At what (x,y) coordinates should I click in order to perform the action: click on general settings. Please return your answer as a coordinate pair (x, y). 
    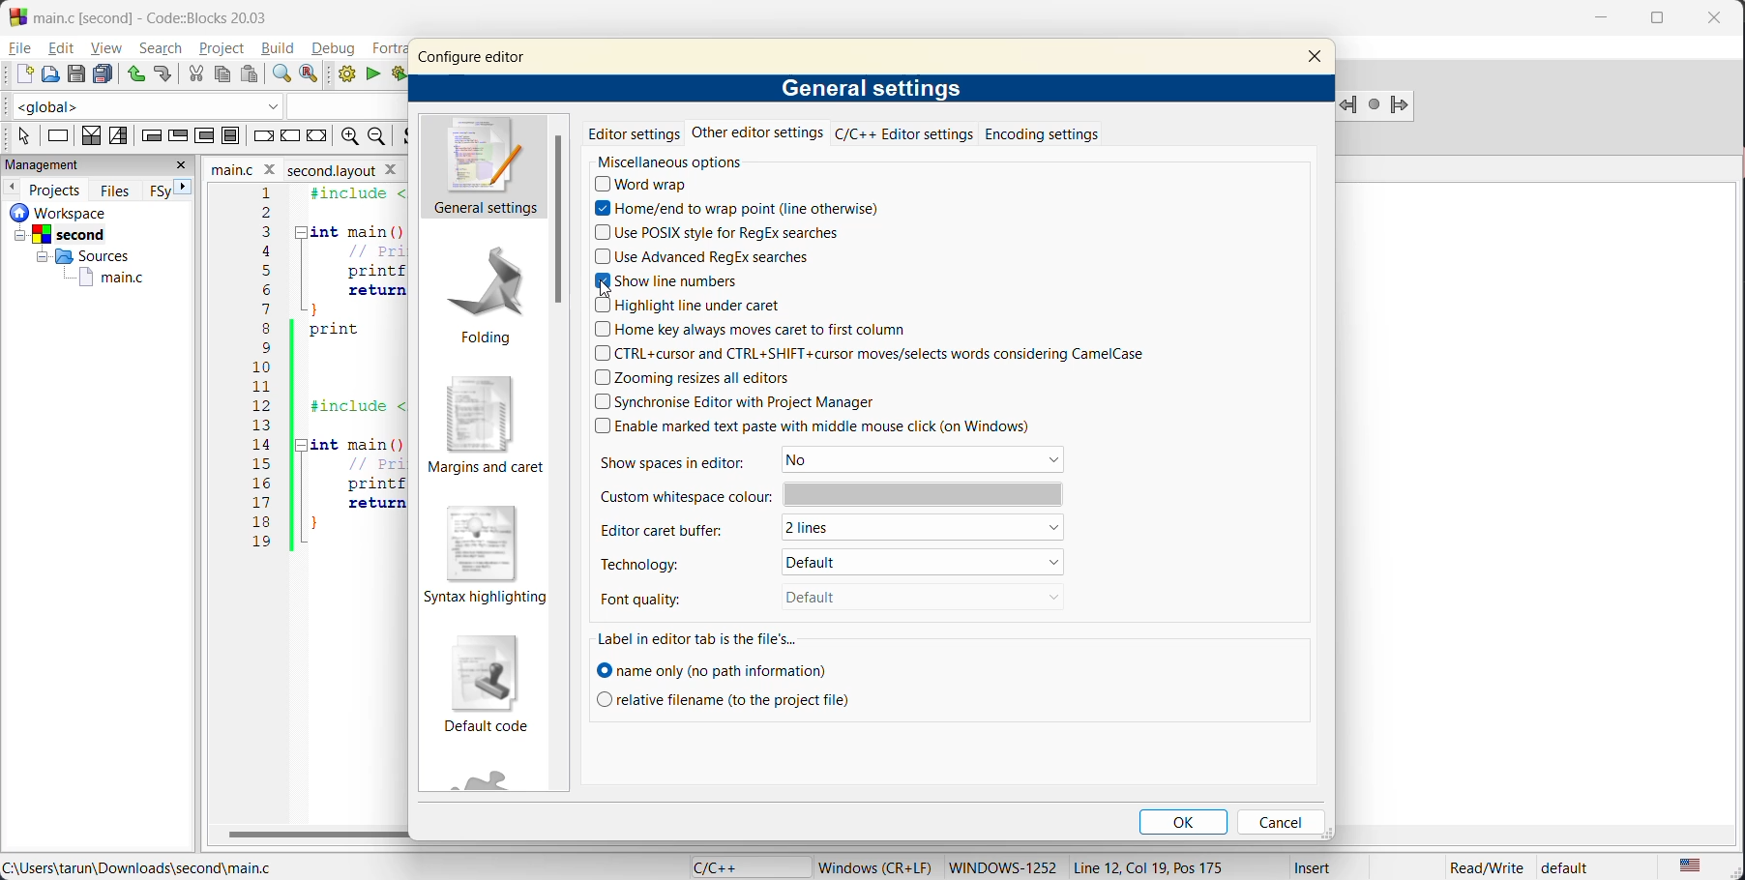
    Looking at the image, I should click on (486, 168).